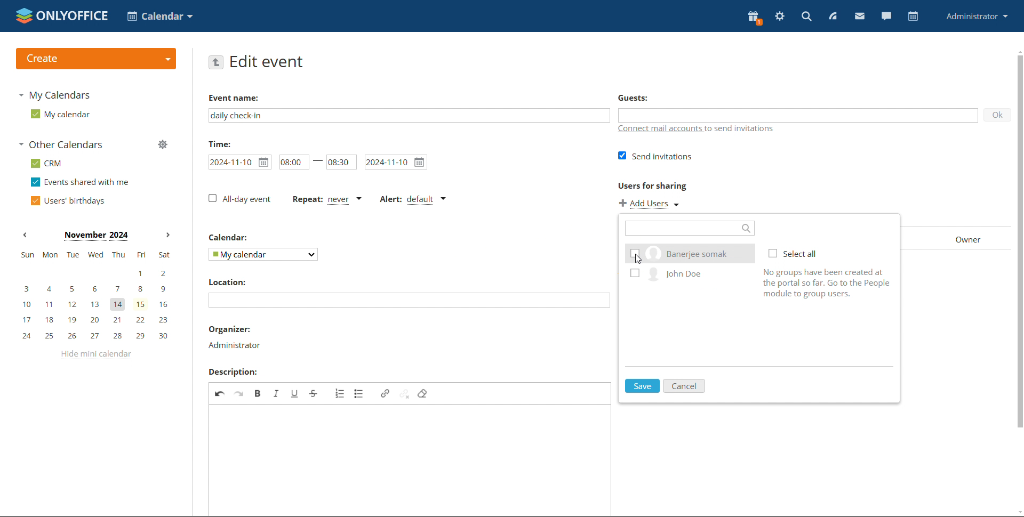 Image resolution: width=1024 pixels, height=517 pixels. What do you see at coordinates (230, 238) in the screenshot?
I see `calendar:` at bounding box center [230, 238].